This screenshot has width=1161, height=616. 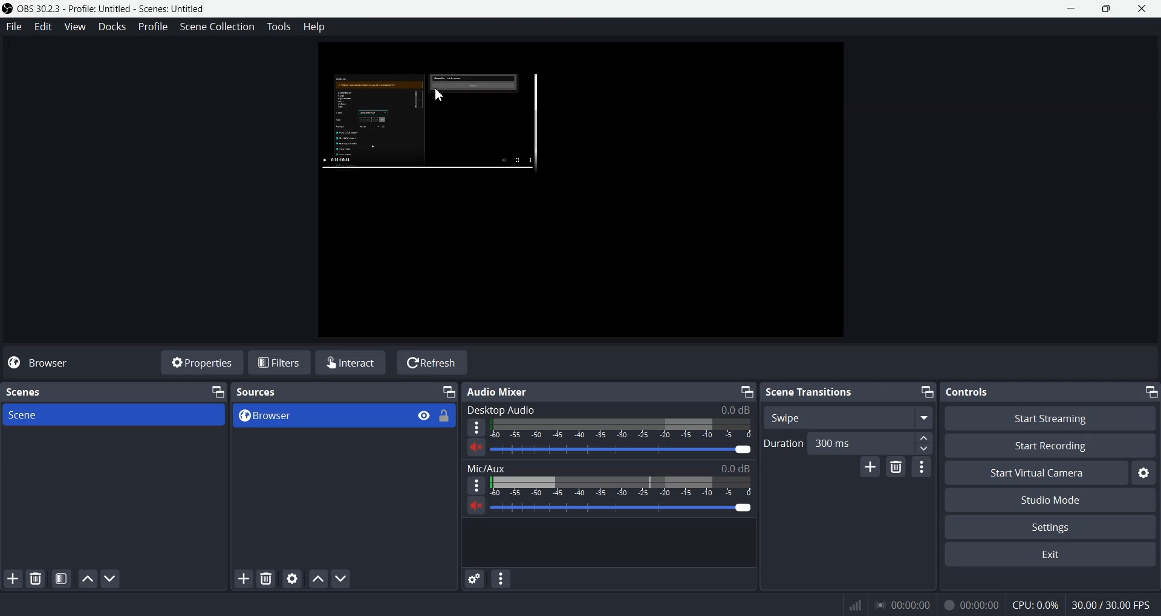 What do you see at coordinates (1142, 8) in the screenshot?
I see `Close` at bounding box center [1142, 8].